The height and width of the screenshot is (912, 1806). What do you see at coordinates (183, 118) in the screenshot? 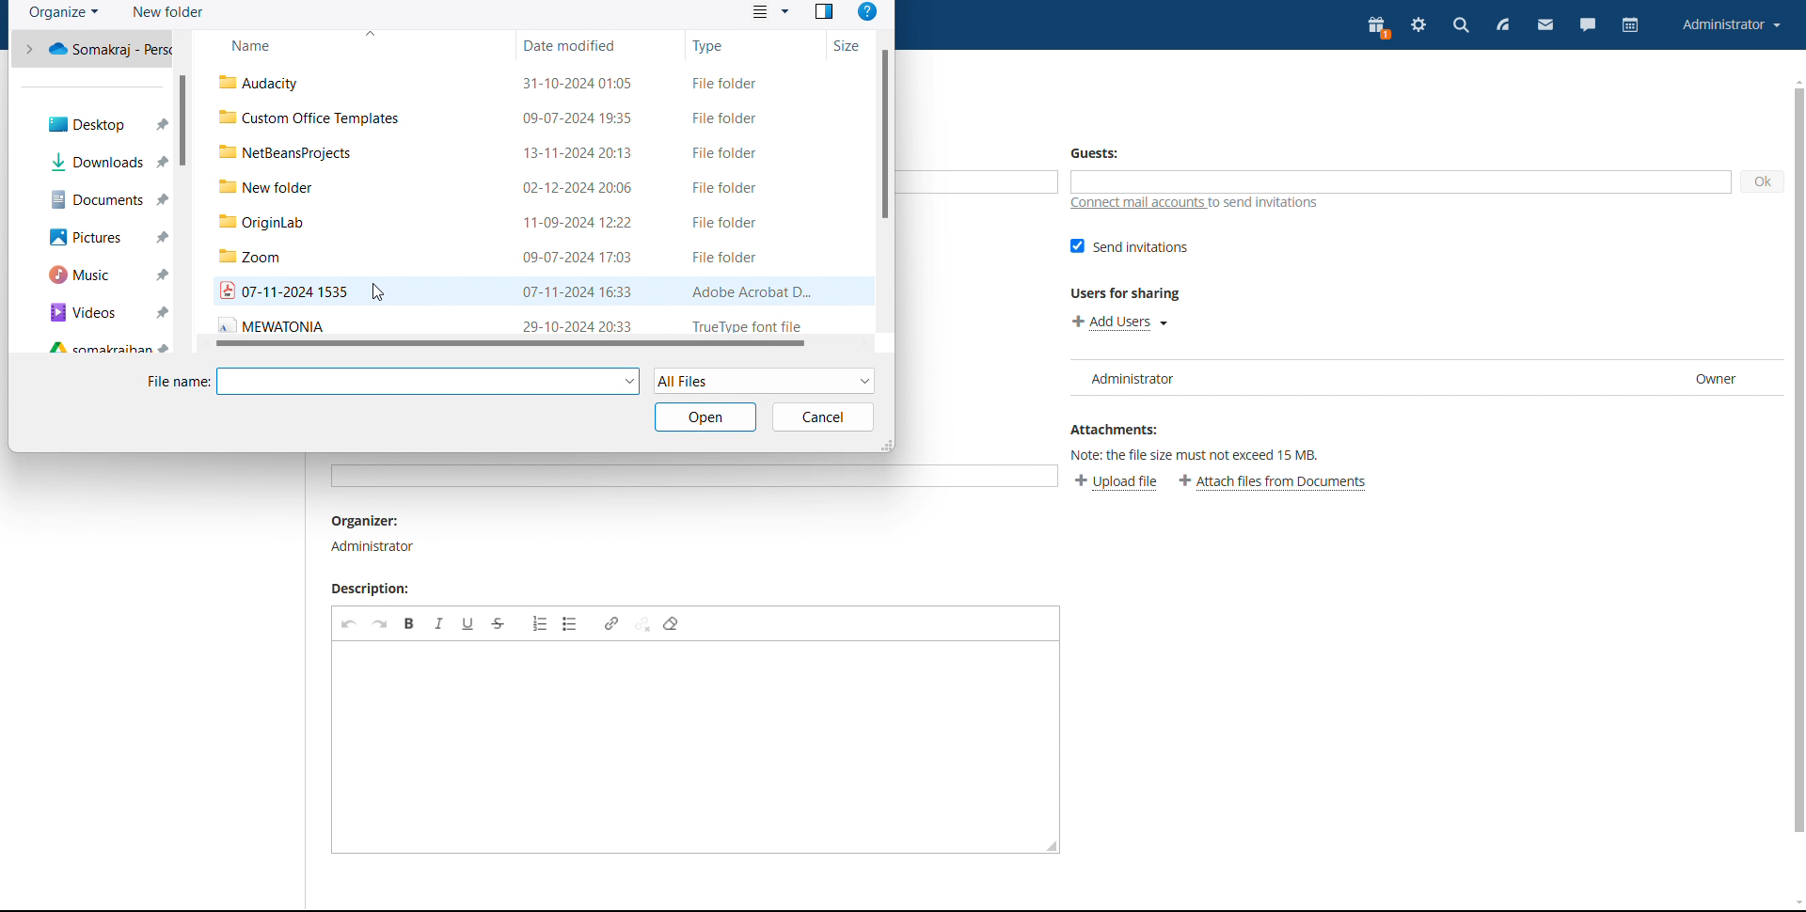
I see `scrollbar` at bounding box center [183, 118].